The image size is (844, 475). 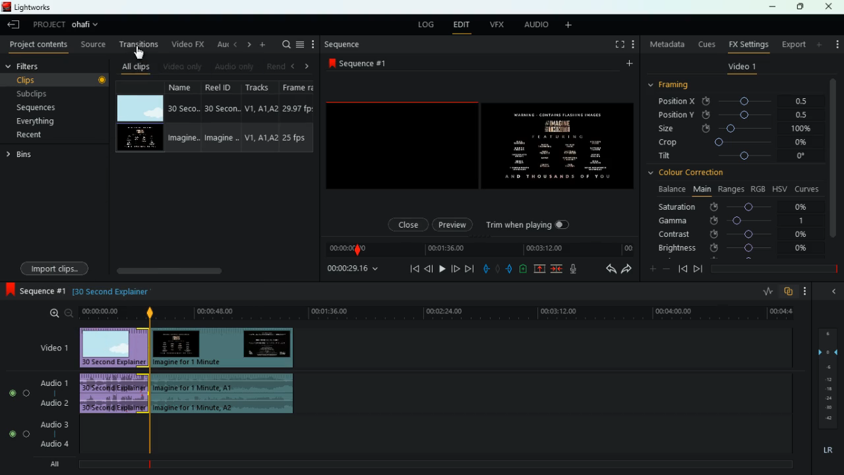 What do you see at coordinates (702, 188) in the screenshot?
I see `main` at bounding box center [702, 188].